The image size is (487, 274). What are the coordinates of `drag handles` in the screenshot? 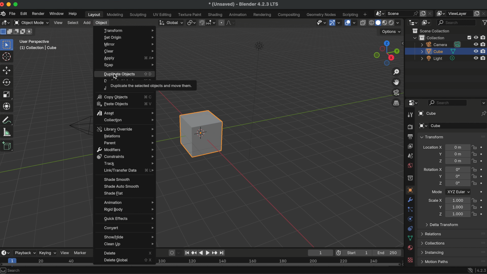 It's located at (481, 260).